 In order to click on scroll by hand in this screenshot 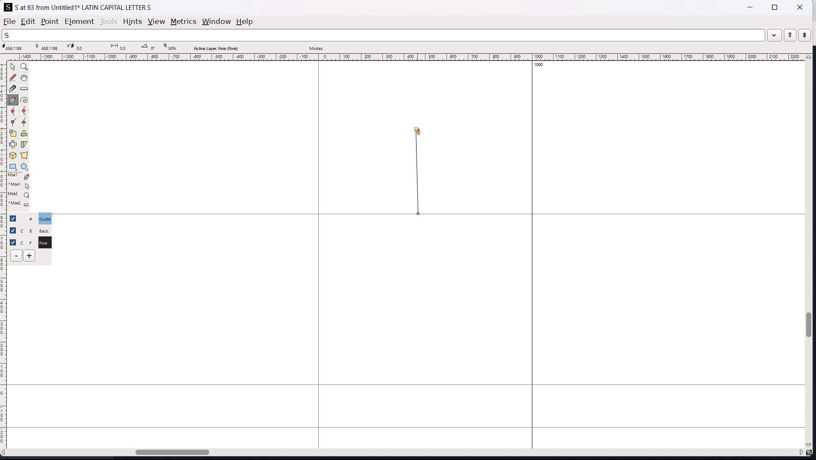, I will do `click(25, 78)`.